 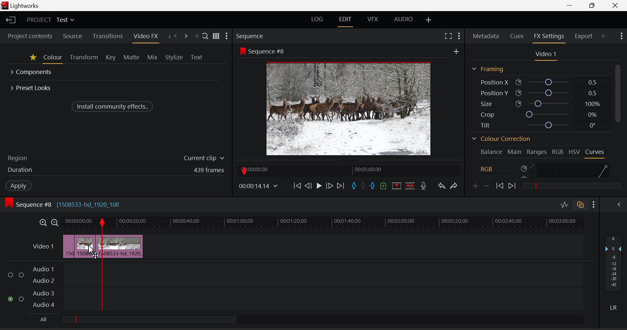 What do you see at coordinates (603, 36) in the screenshot?
I see `Add Panel` at bounding box center [603, 36].